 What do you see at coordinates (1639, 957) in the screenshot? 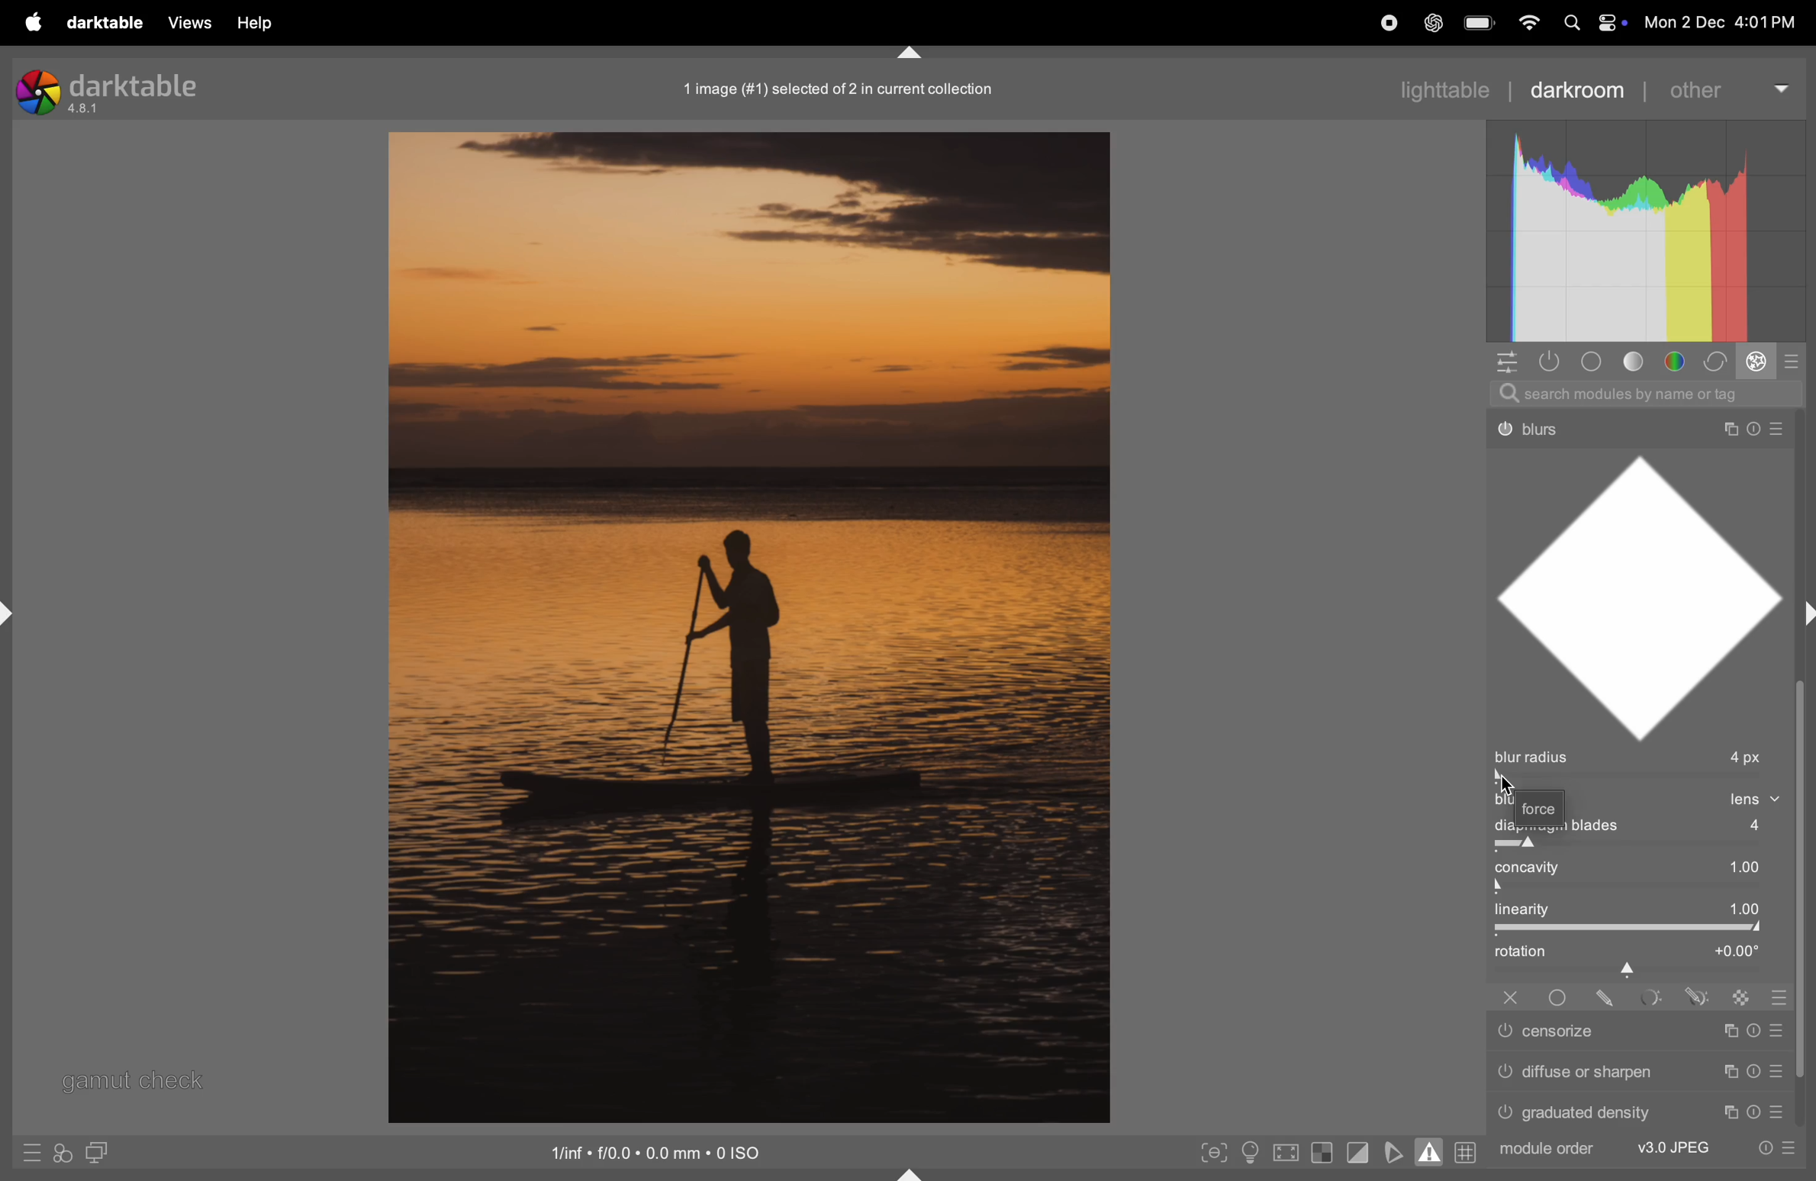
I see `rotation` at bounding box center [1639, 957].